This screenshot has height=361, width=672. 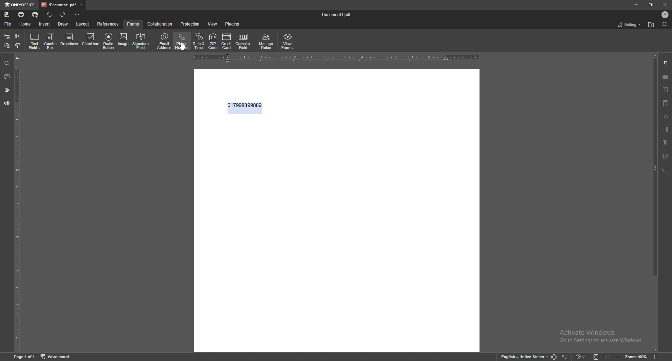 What do you see at coordinates (336, 15) in the screenshot?
I see `file name` at bounding box center [336, 15].